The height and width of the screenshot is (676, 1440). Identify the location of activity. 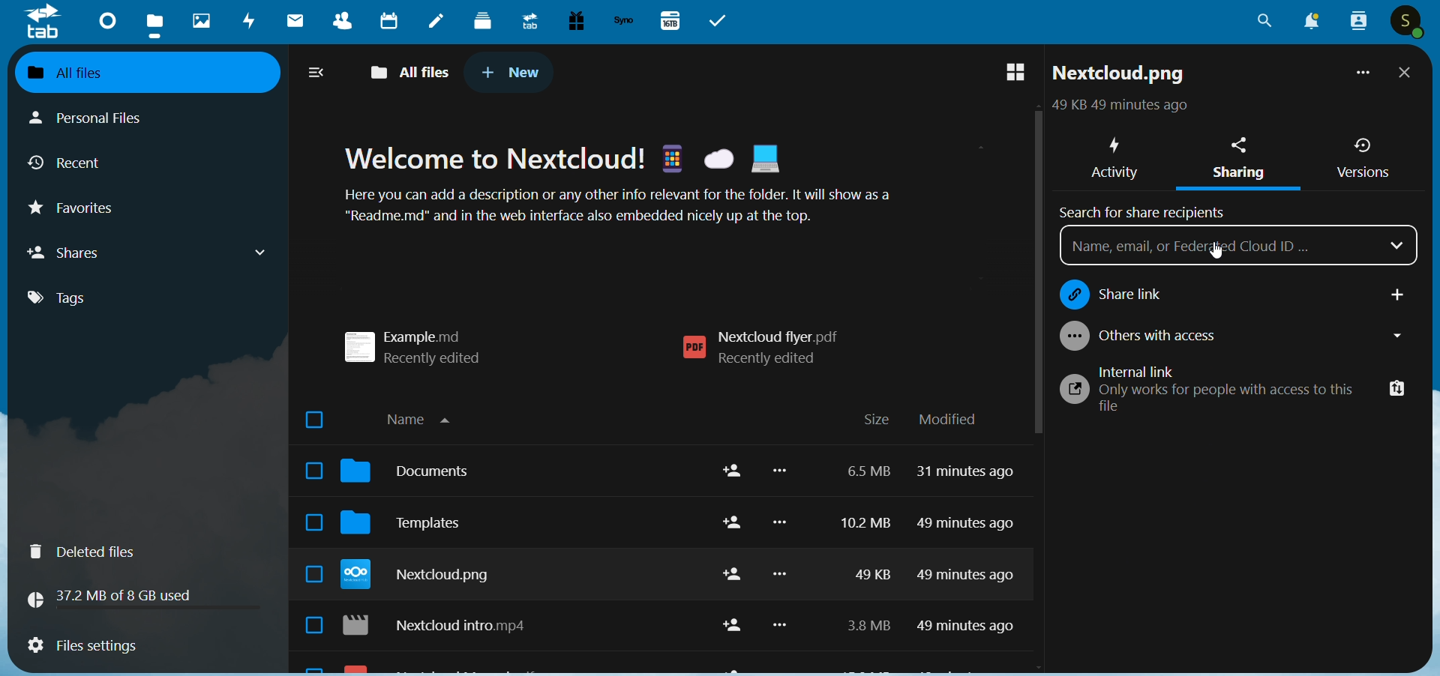
(1112, 154).